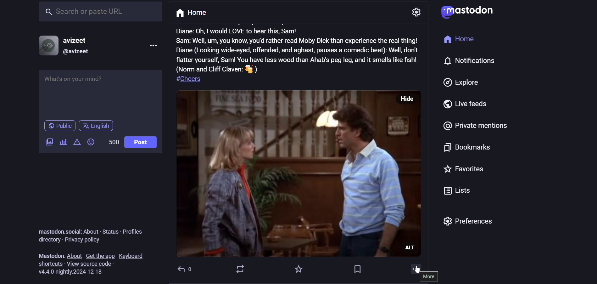  Describe the element at coordinates (476, 126) in the screenshot. I see `private mentions` at that location.